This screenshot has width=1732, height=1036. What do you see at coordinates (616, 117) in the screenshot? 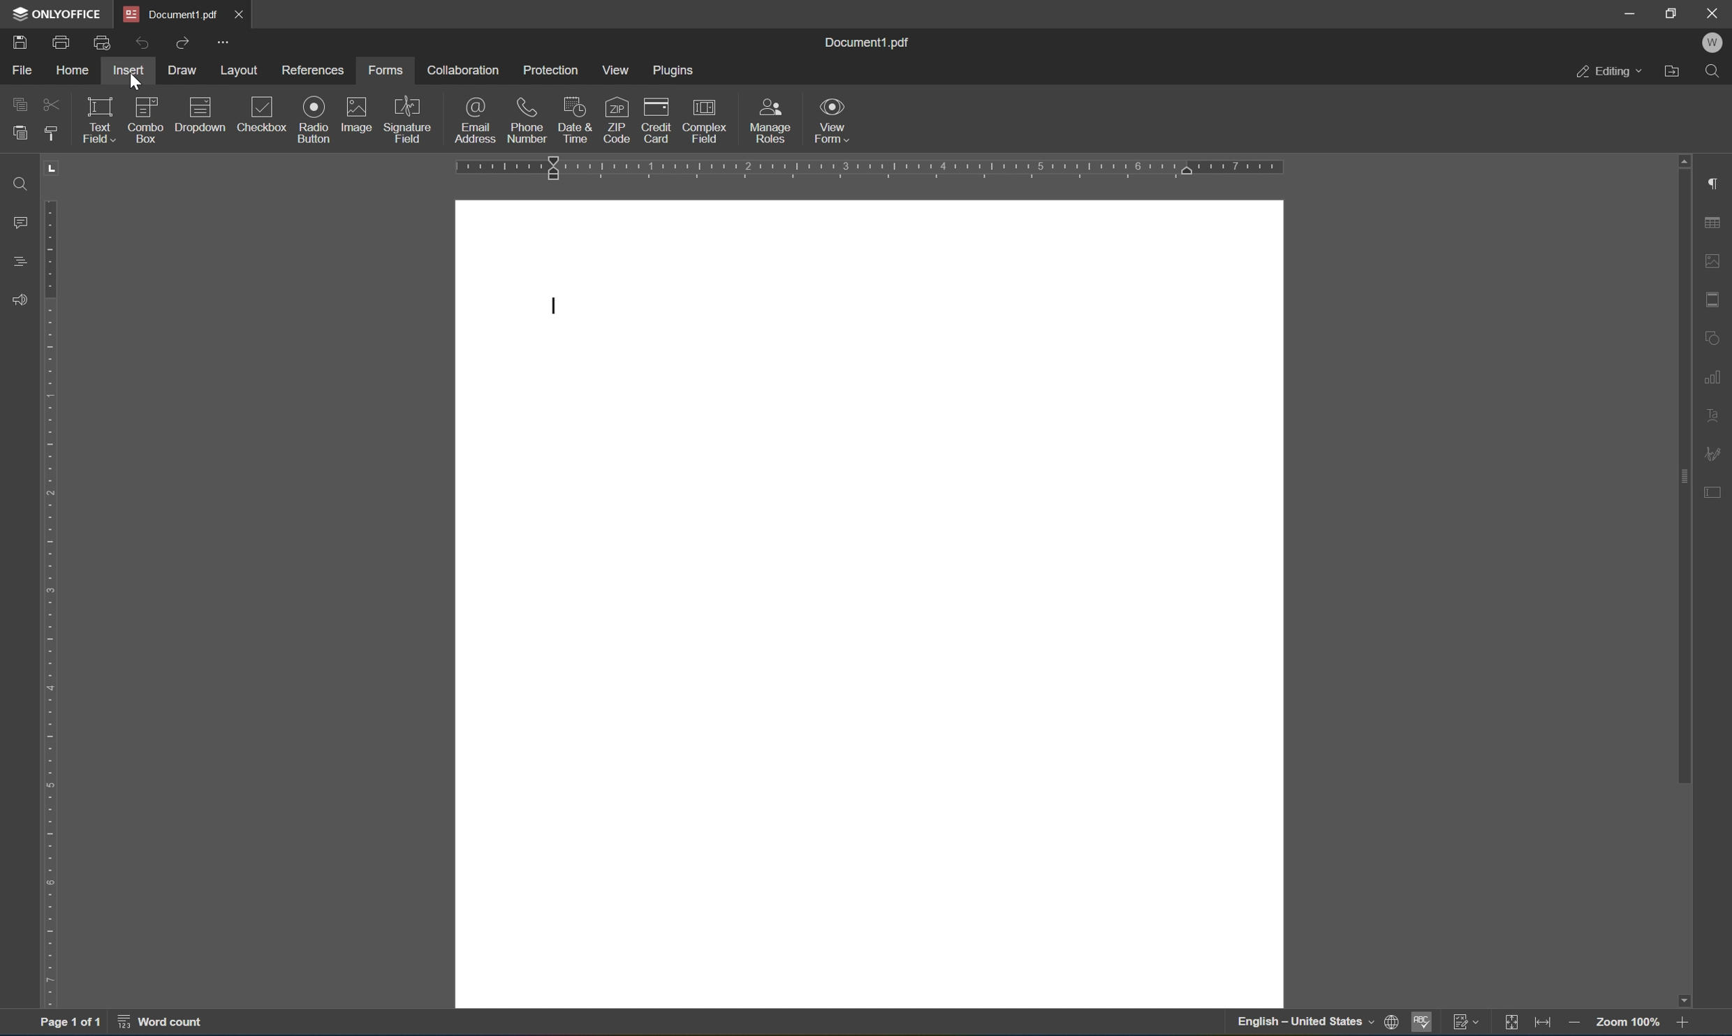
I see `zip code` at bounding box center [616, 117].